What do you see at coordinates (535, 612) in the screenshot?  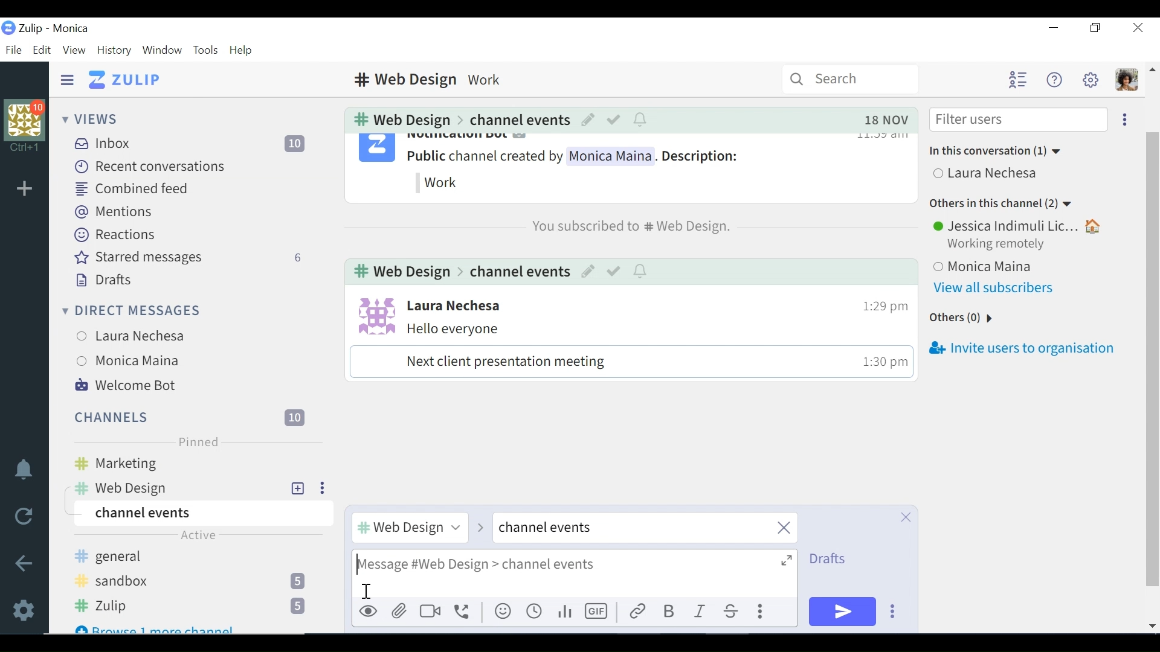 I see `Add global time` at bounding box center [535, 612].